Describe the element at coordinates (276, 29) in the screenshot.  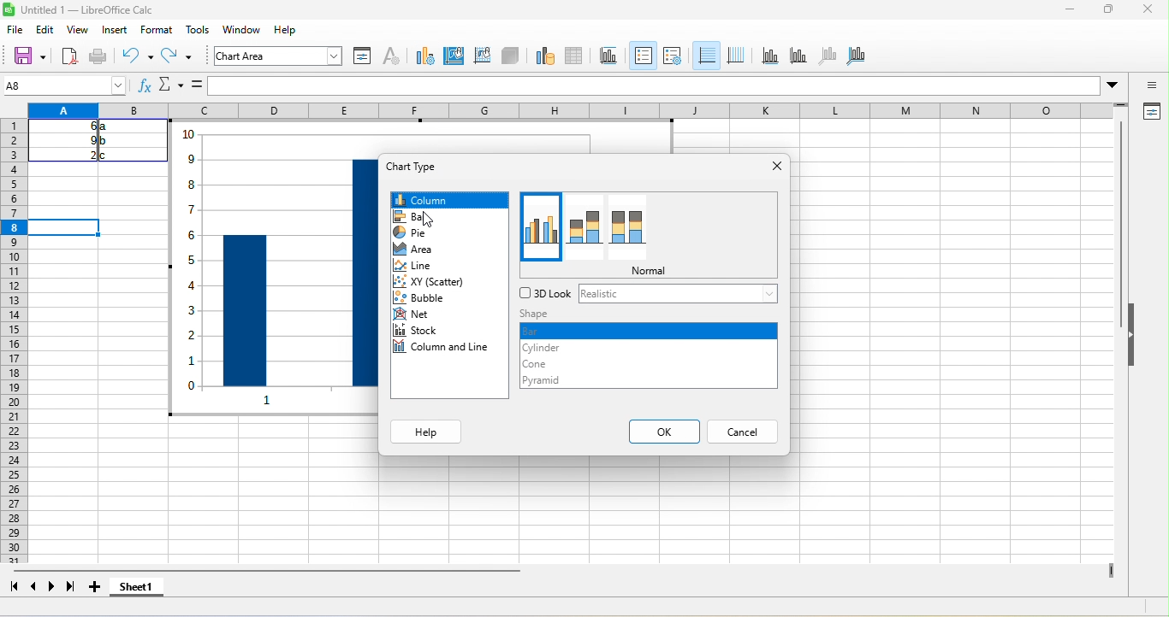
I see `data` at that location.